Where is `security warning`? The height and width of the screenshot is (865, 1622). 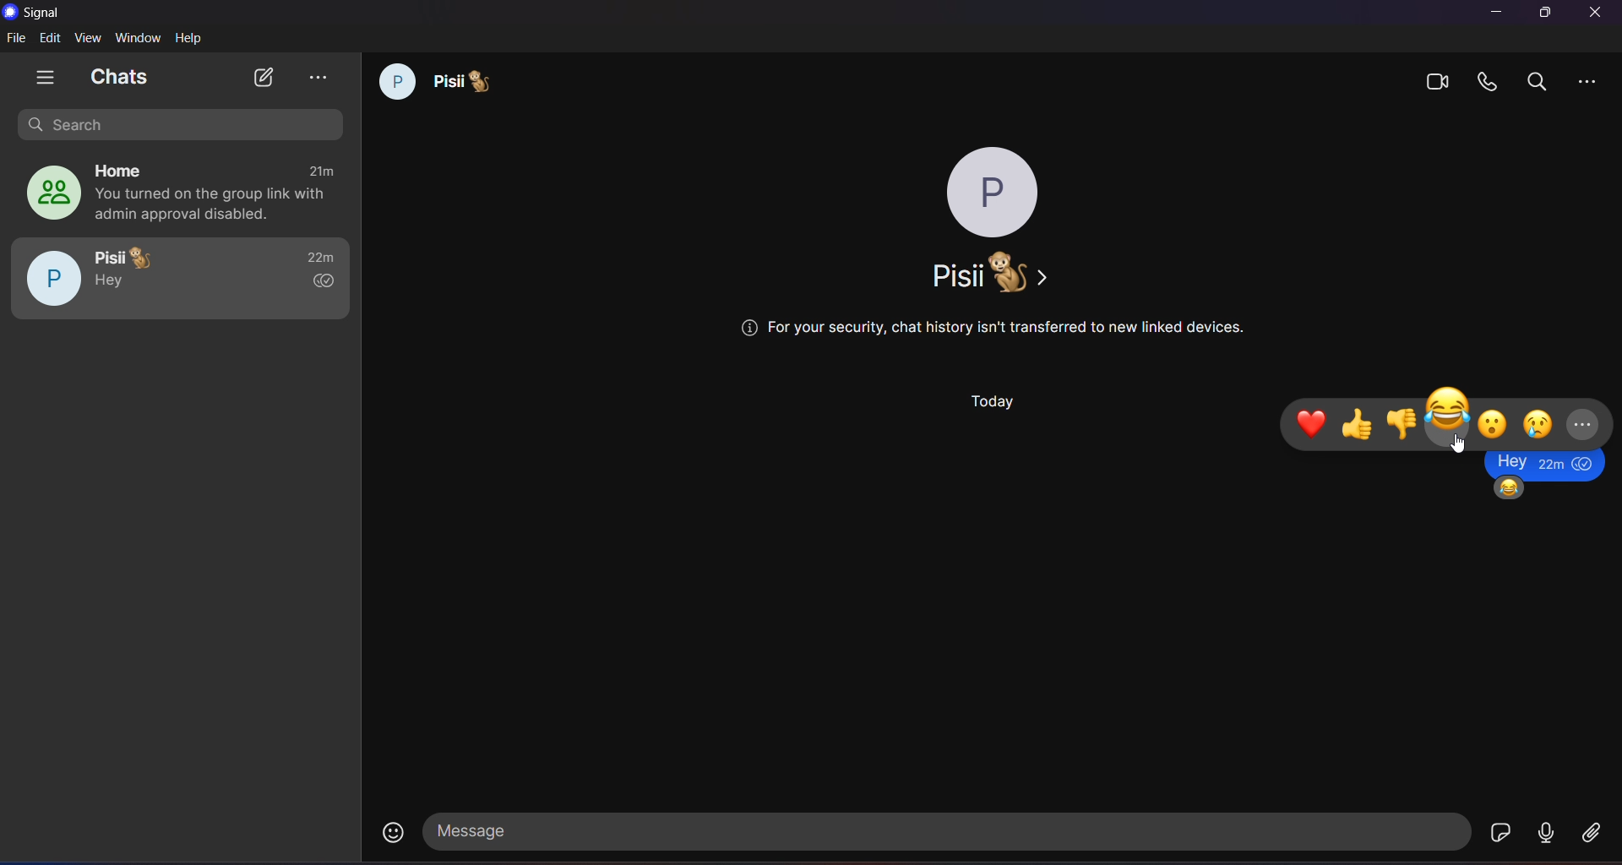 security warning is located at coordinates (990, 333).